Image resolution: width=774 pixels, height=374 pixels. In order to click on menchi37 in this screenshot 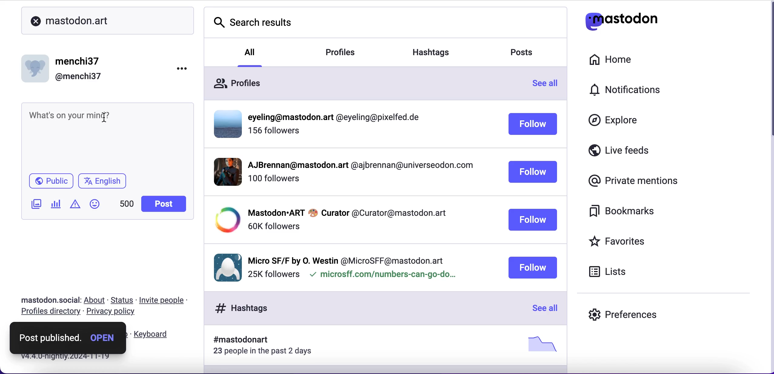, I will do `click(78, 62)`.